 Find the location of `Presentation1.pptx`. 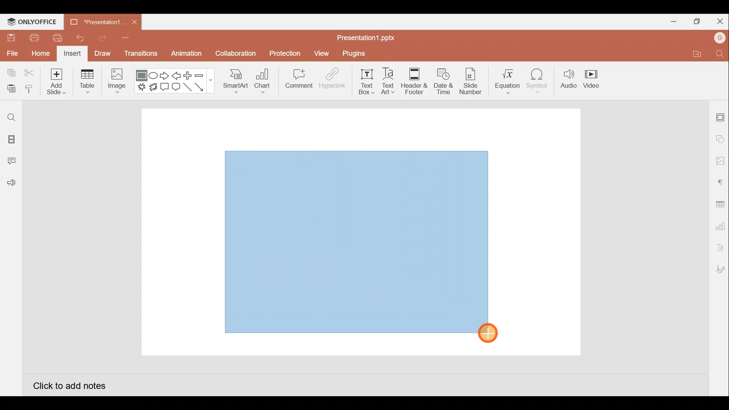

Presentation1.pptx is located at coordinates (369, 37).